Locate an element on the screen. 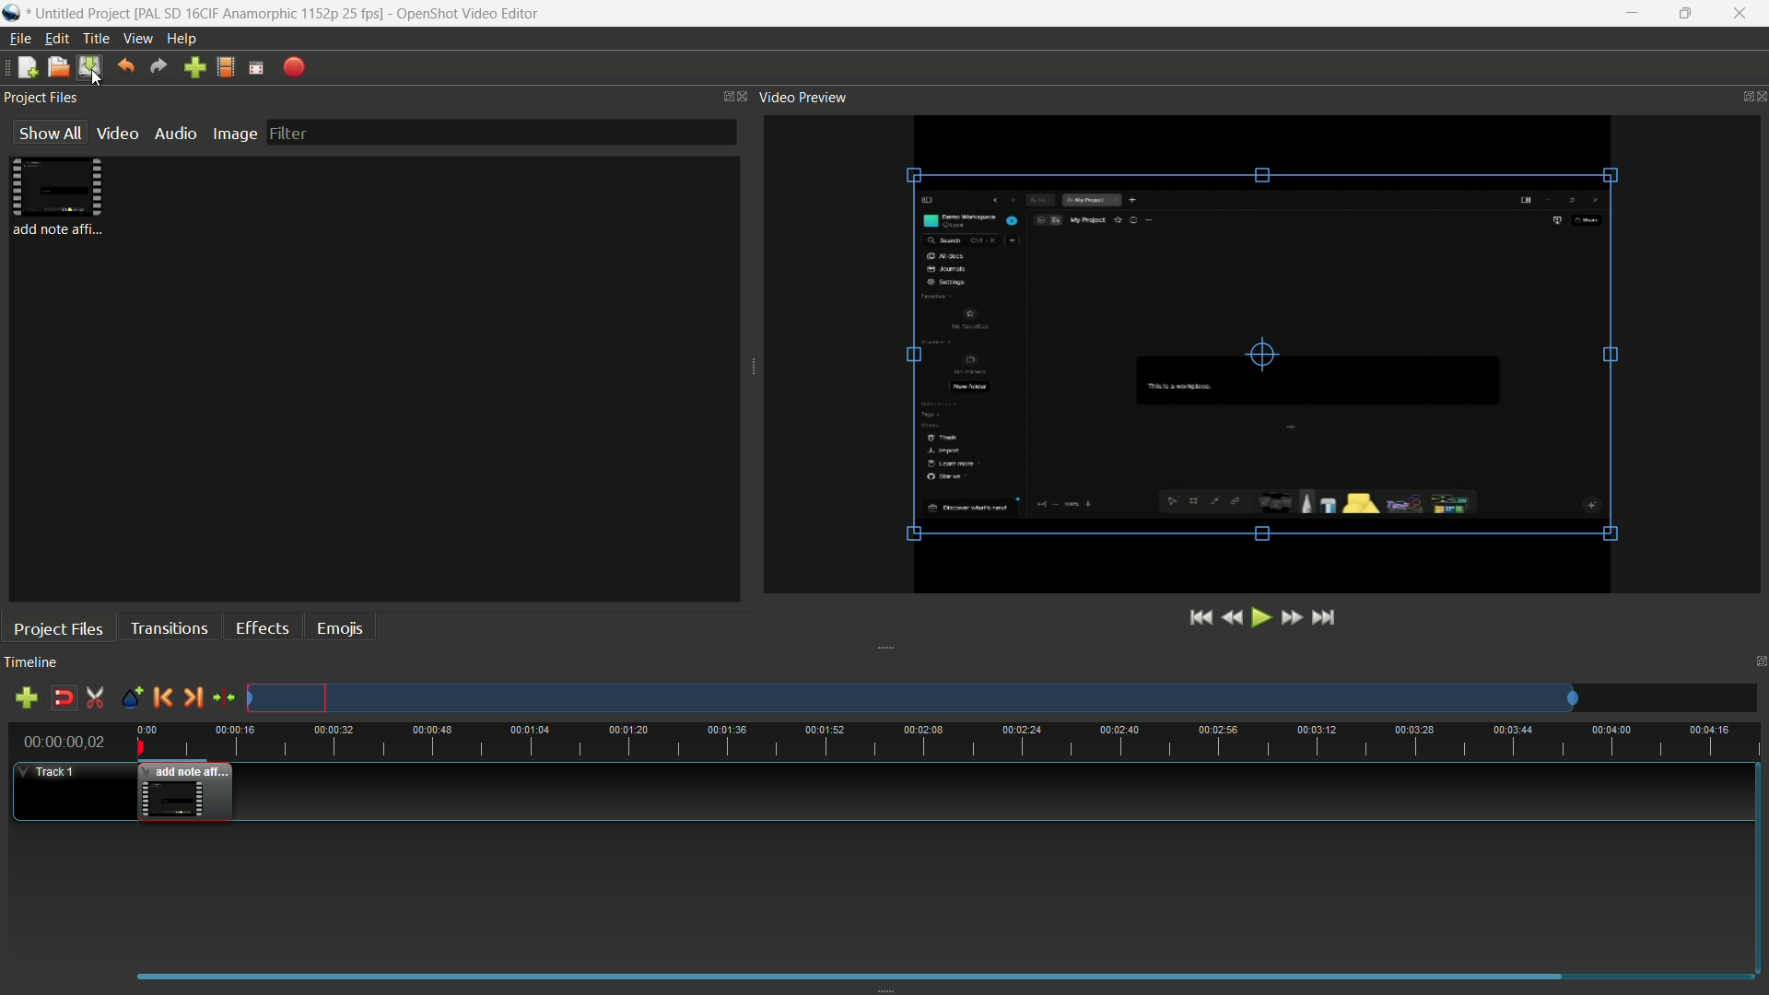 The width and height of the screenshot is (1769, 995). close video preview is located at coordinates (1758, 95).